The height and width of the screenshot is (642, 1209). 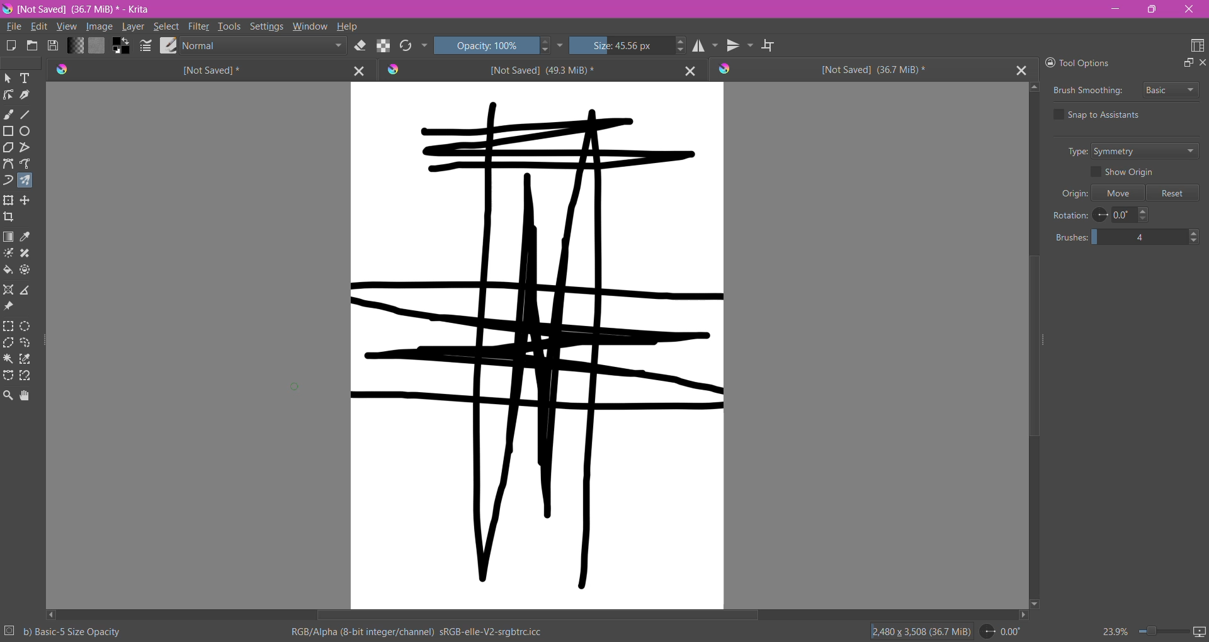 What do you see at coordinates (1151, 152) in the screenshot?
I see `Set Type` at bounding box center [1151, 152].